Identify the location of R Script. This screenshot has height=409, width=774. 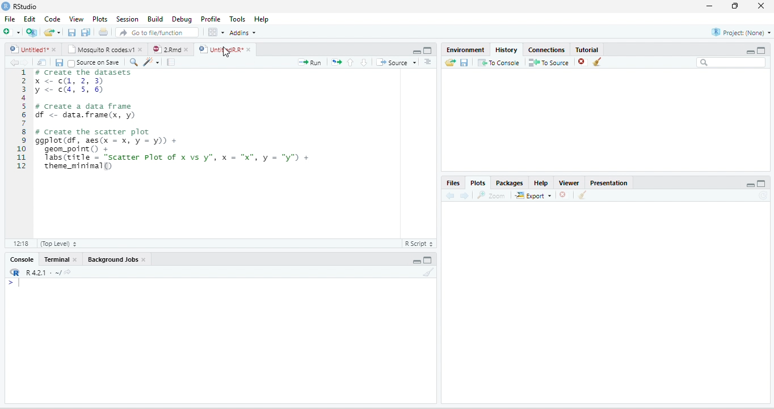
(420, 244).